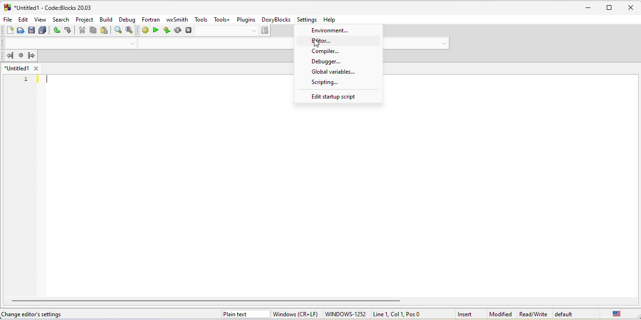 This screenshot has height=320, width=641. Describe the element at coordinates (327, 61) in the screenshot. I see `debugger` at that location.